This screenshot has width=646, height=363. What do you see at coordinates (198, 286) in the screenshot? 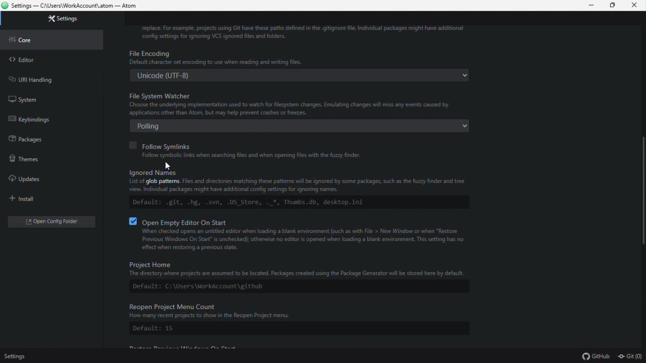
I see `Default: C:\Users\WorkAccount\github` at bounding box center [198, 286].